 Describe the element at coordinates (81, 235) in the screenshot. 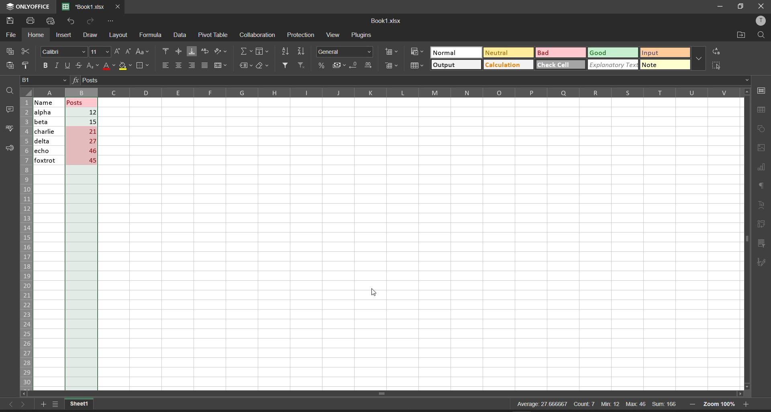

I see `posts` at that location.